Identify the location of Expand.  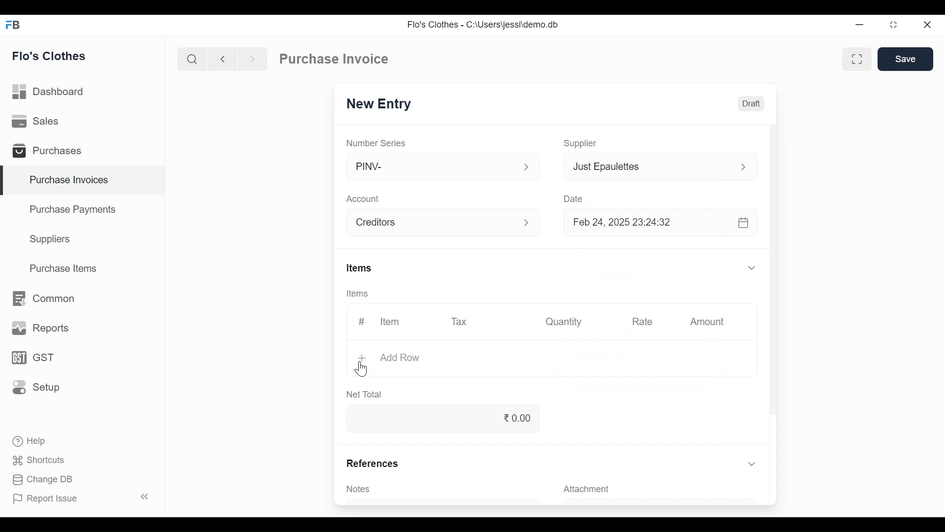
(752, 464).